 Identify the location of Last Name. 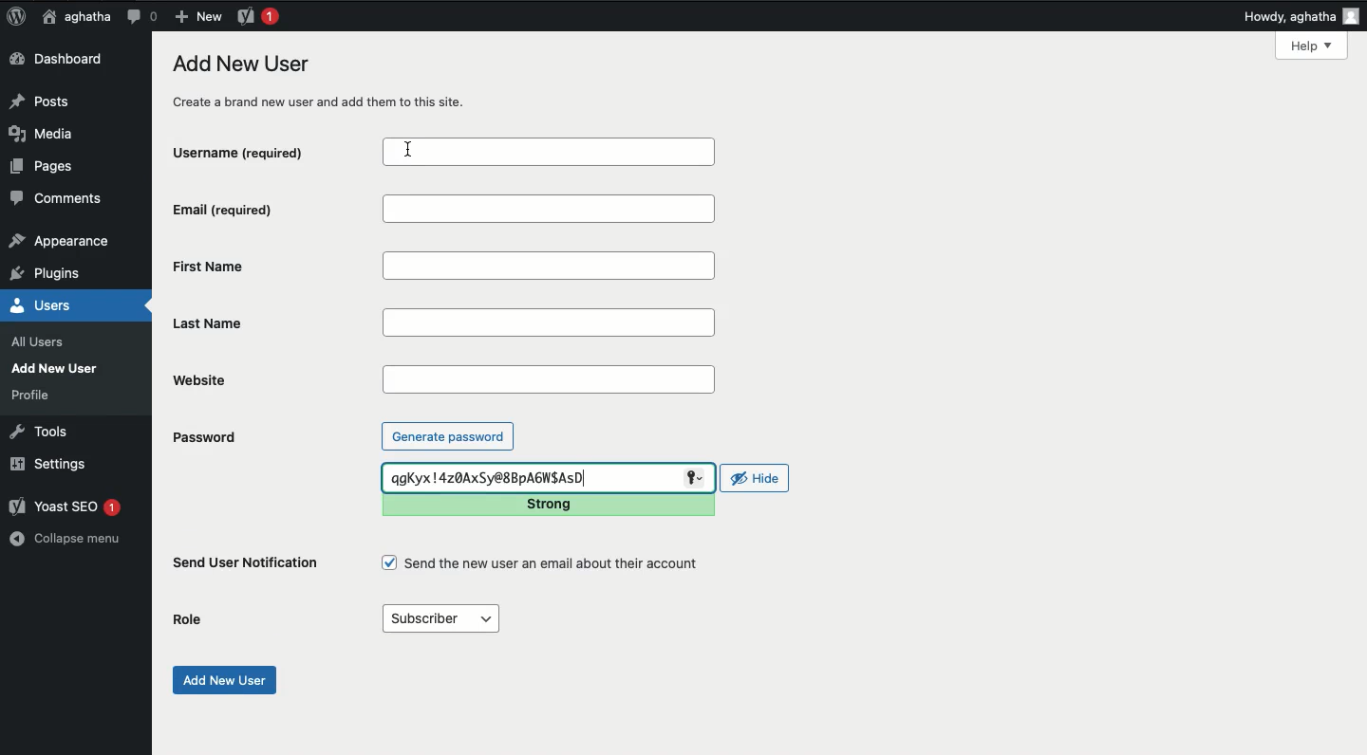
(551, 324).